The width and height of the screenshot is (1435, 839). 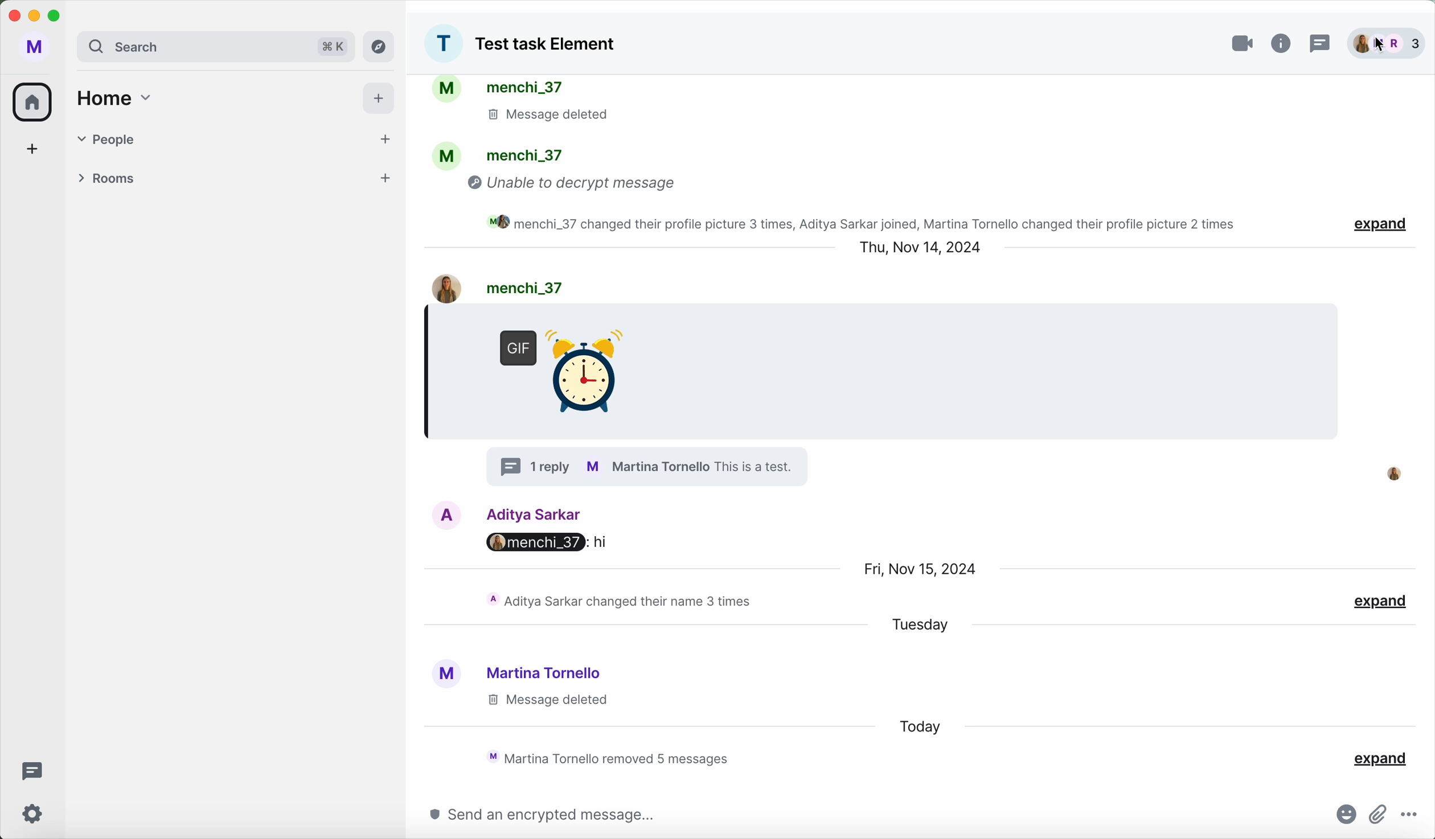 I want to click on maximize, so click(x=58, y=16).